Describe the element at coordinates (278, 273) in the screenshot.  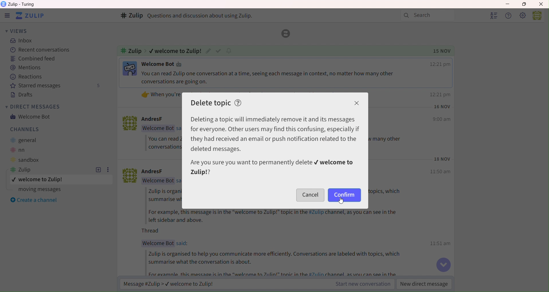
I see `Text` at that location.